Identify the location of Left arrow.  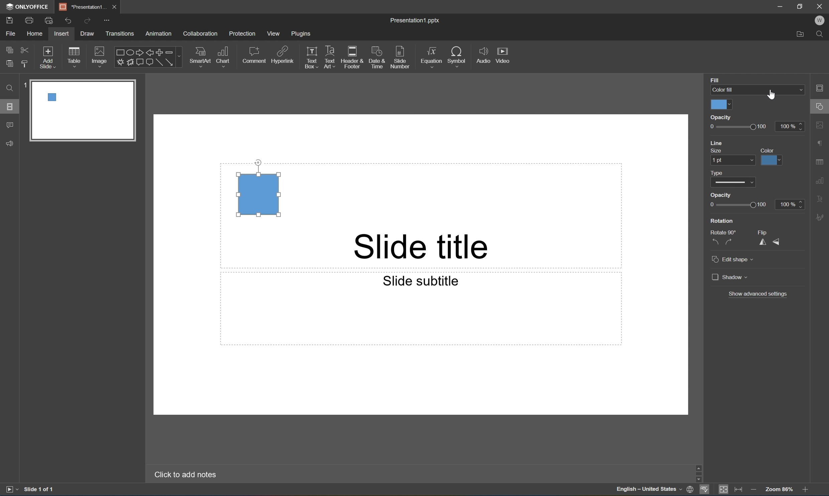
(150, 53).